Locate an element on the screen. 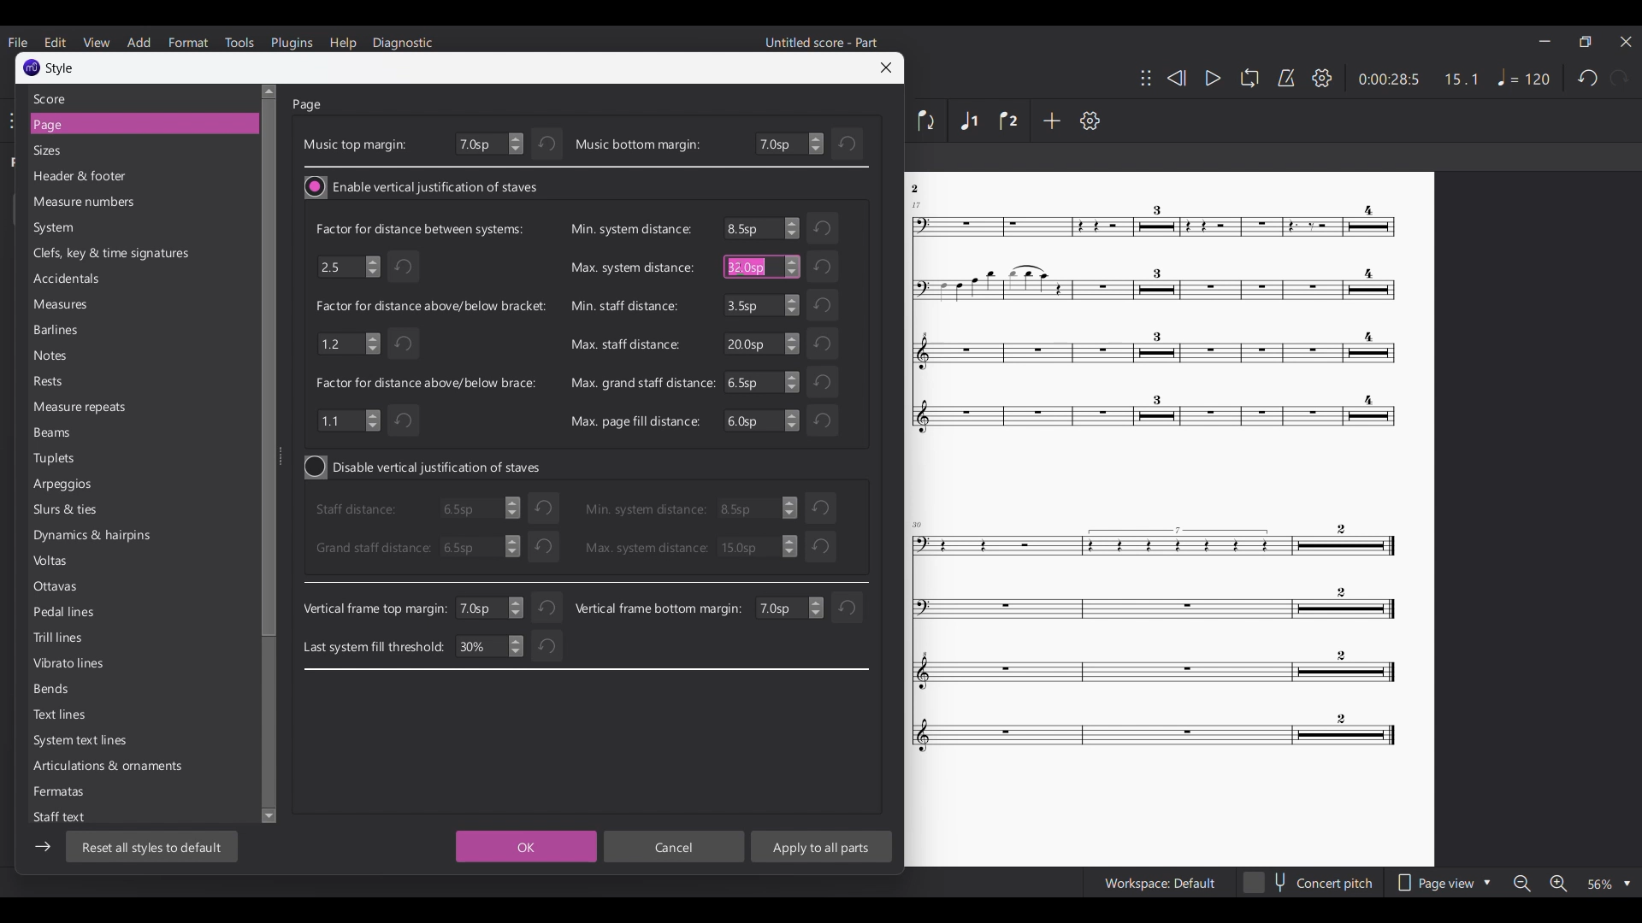 The width and height of the screenshot is (1642, 923). 6.5sp is located at coordinates (759, 421).